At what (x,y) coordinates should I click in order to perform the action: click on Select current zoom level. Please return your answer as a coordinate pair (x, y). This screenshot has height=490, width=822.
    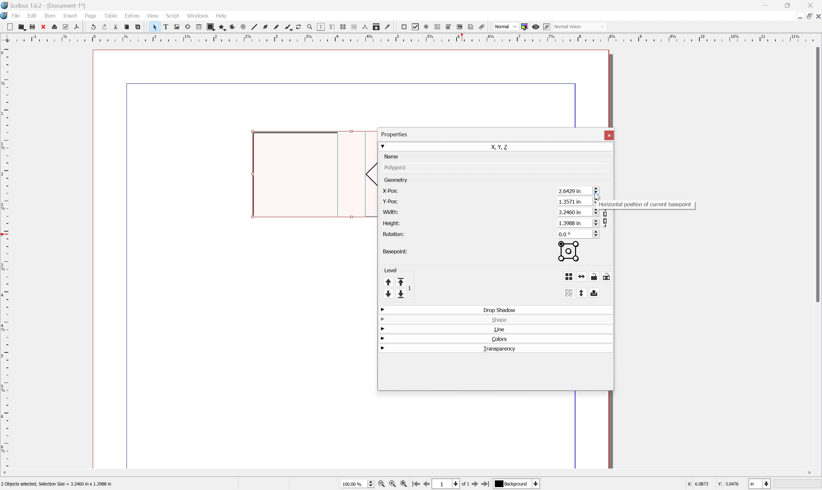
    Looking at the image, I should click on (356, 483).